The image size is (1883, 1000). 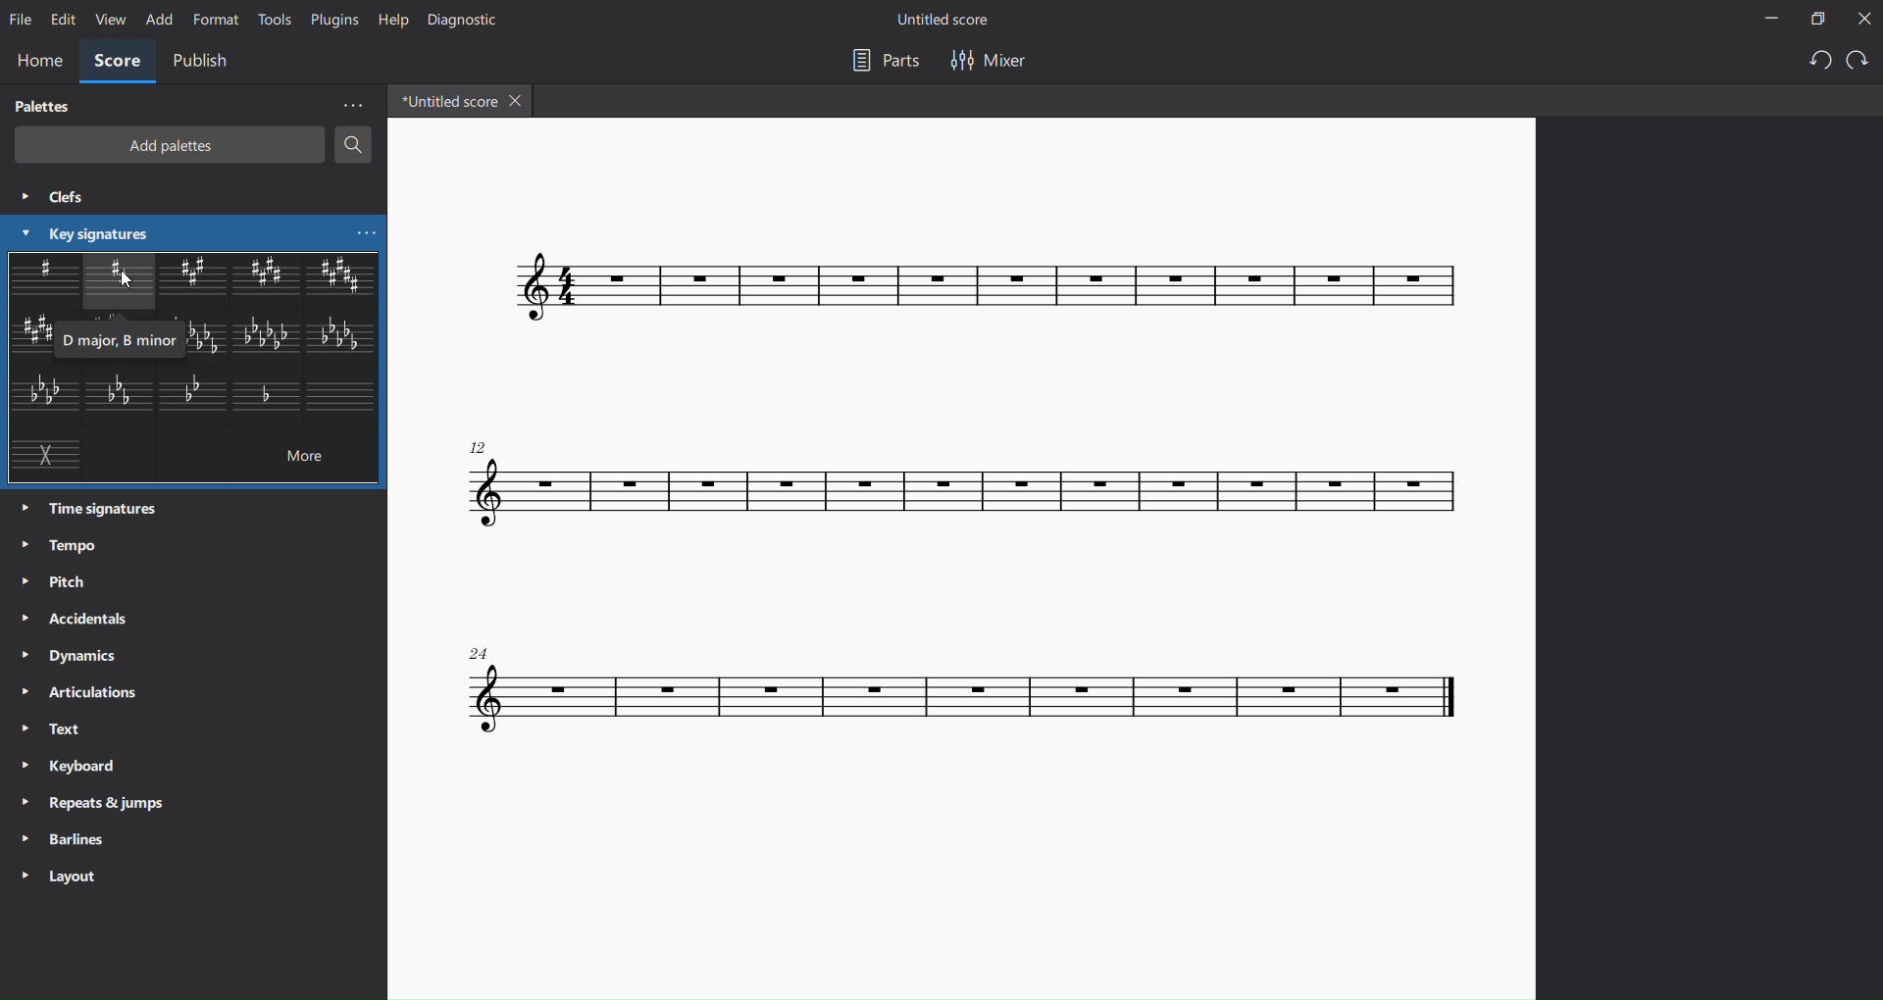 I want to click on key signatures, so click(x=82, y=230).